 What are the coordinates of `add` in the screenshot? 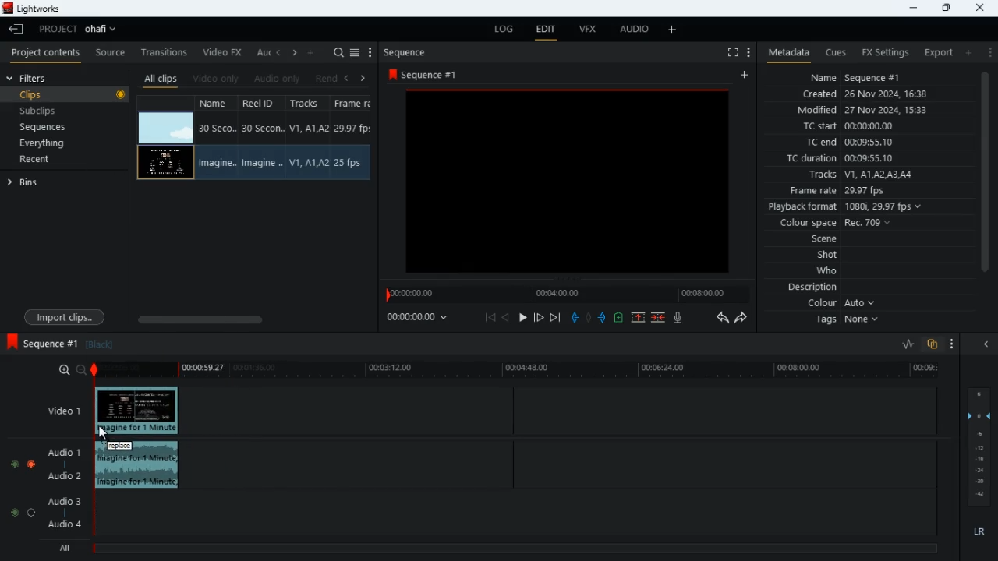 It's located at (746, 76).